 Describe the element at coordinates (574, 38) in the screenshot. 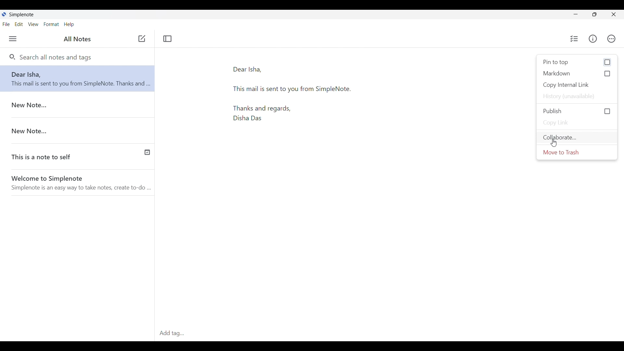

I see `Insert checklist` at that location.